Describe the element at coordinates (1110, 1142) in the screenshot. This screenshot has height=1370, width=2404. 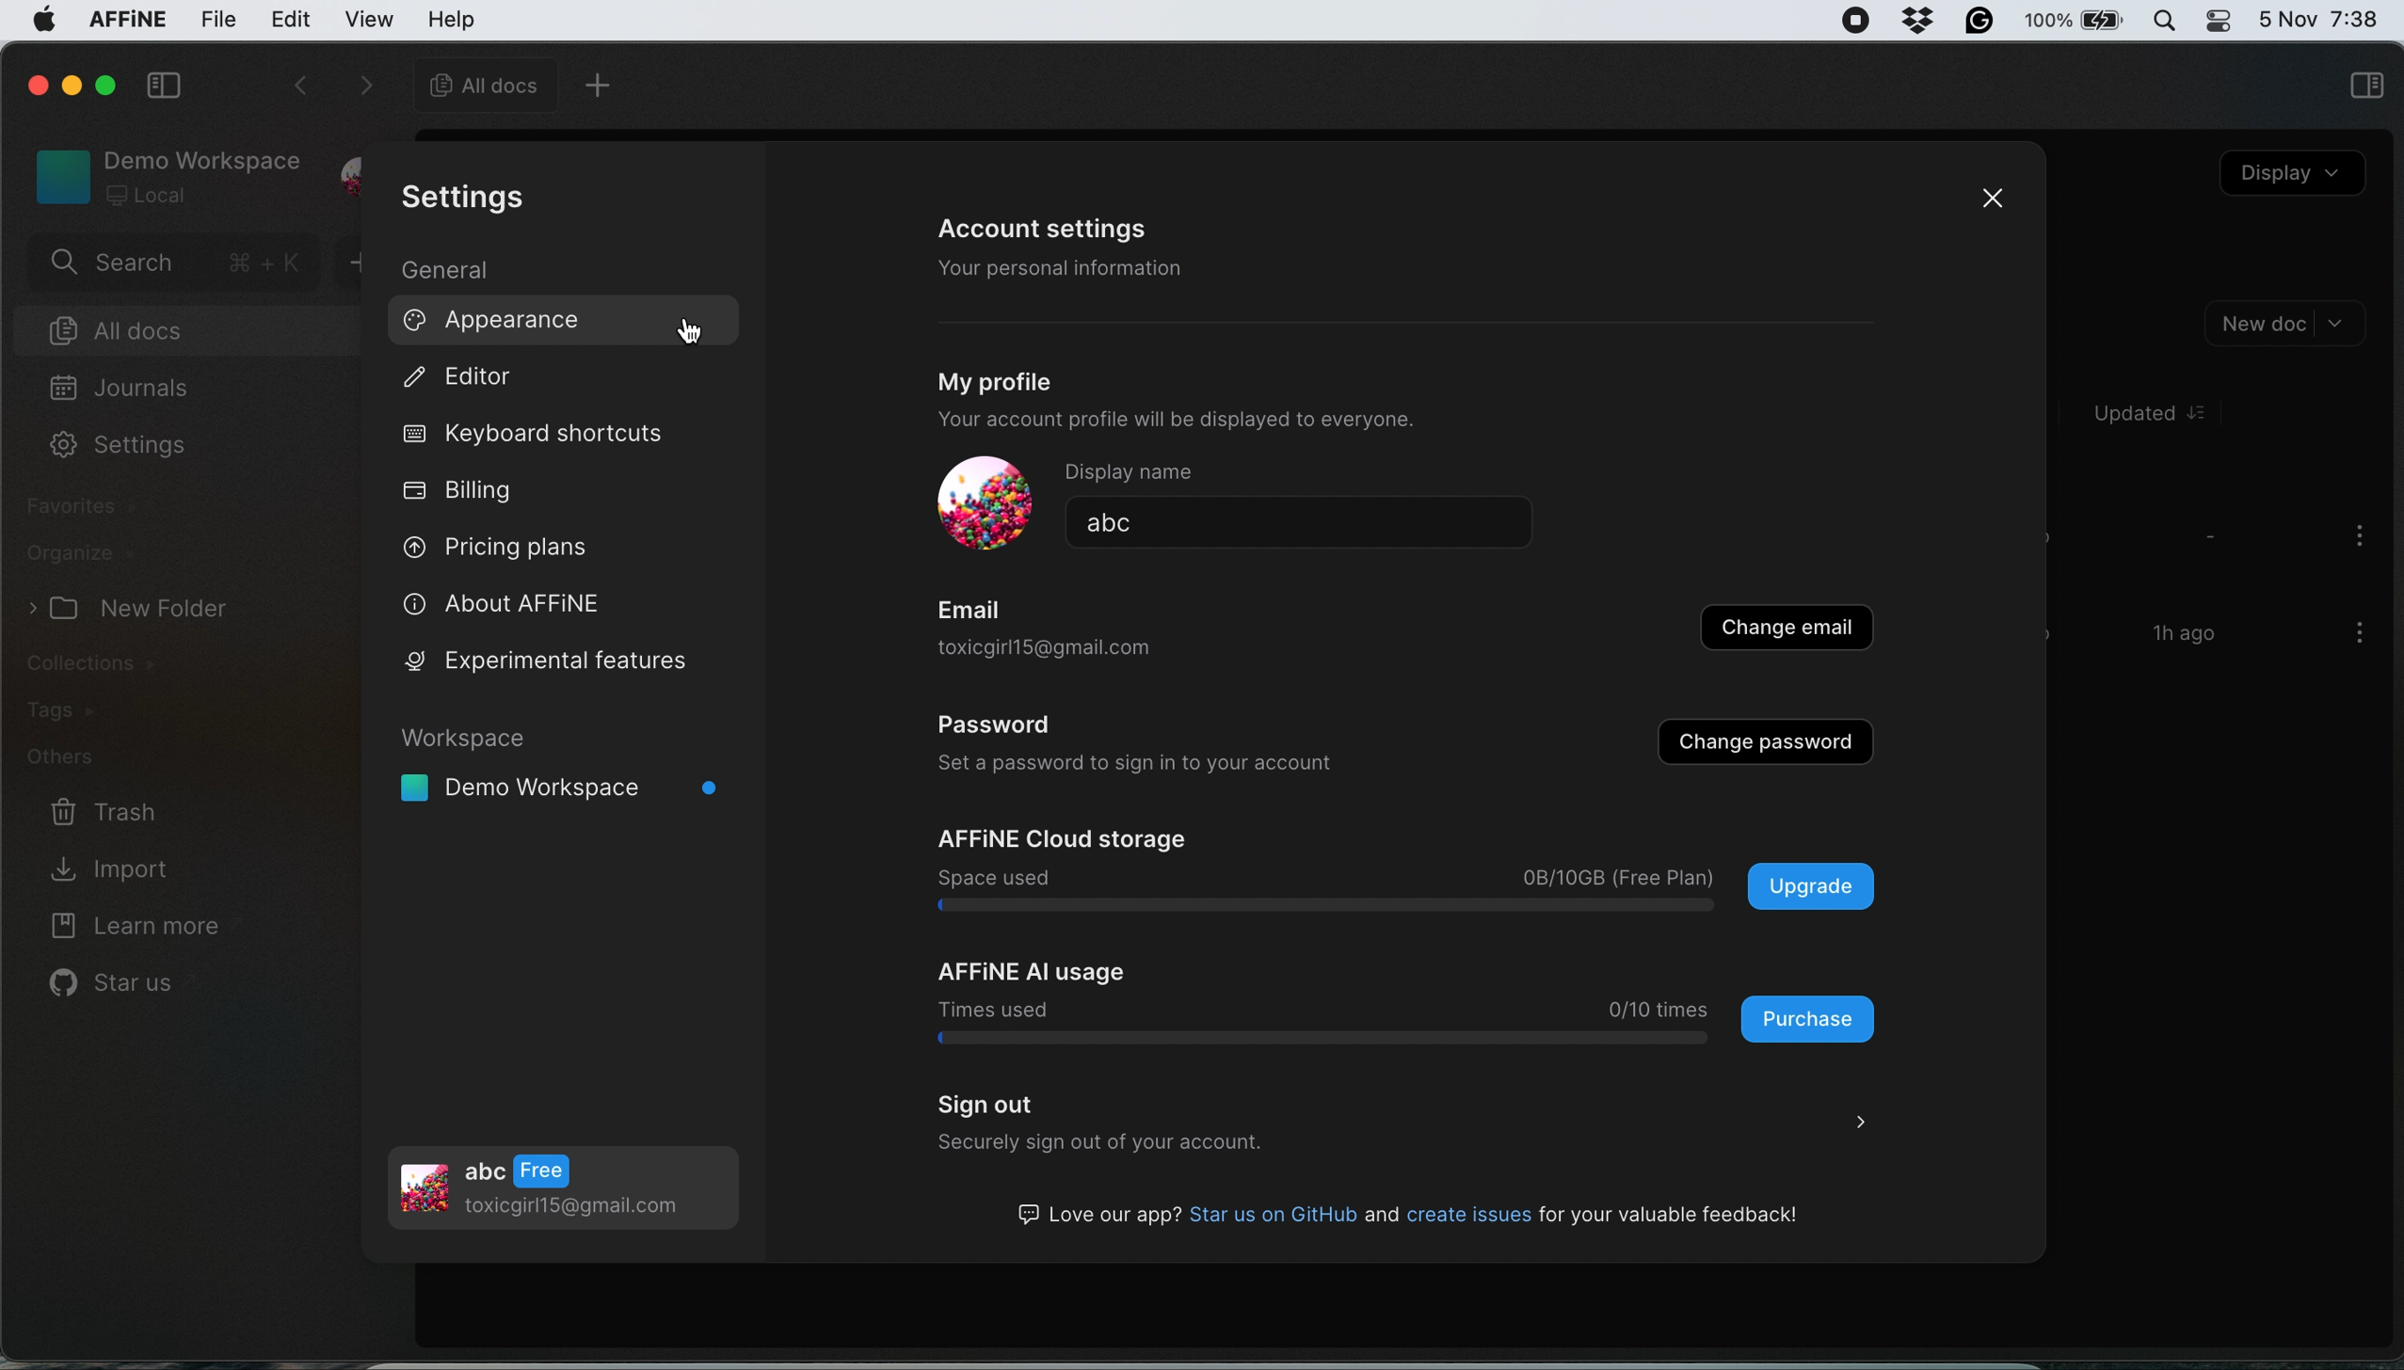
I see `Lclurcly Sign out OF your aCCounit.` at that location.